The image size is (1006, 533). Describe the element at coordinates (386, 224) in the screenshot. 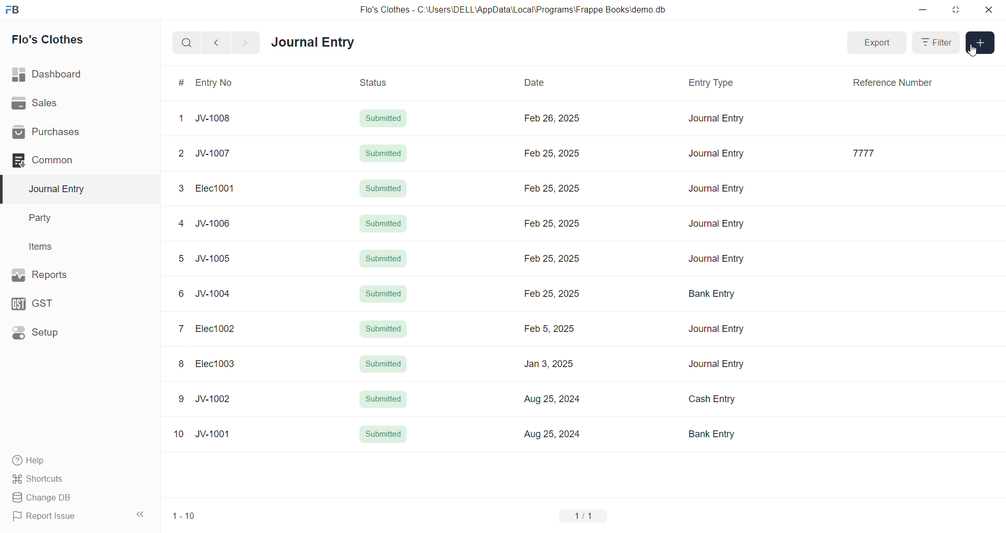

I see `Submitted` at that location.